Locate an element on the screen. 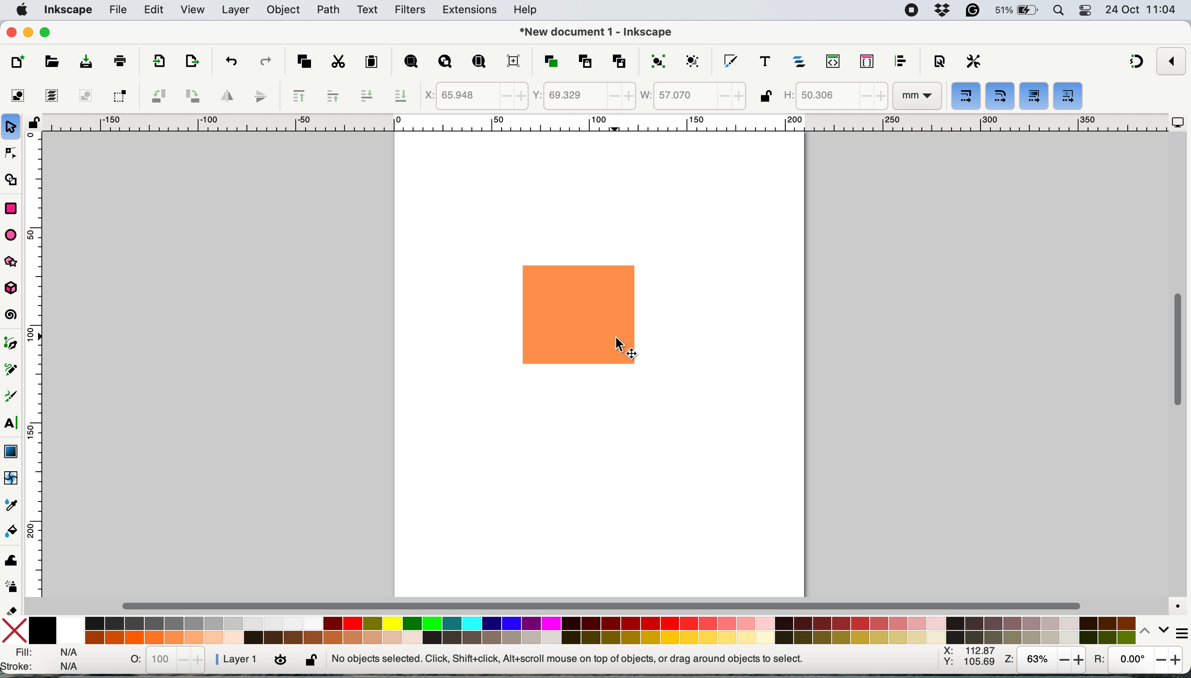 The width and height of the screenshot is (1191, 678). maximise is located at coordinates (48, 32).